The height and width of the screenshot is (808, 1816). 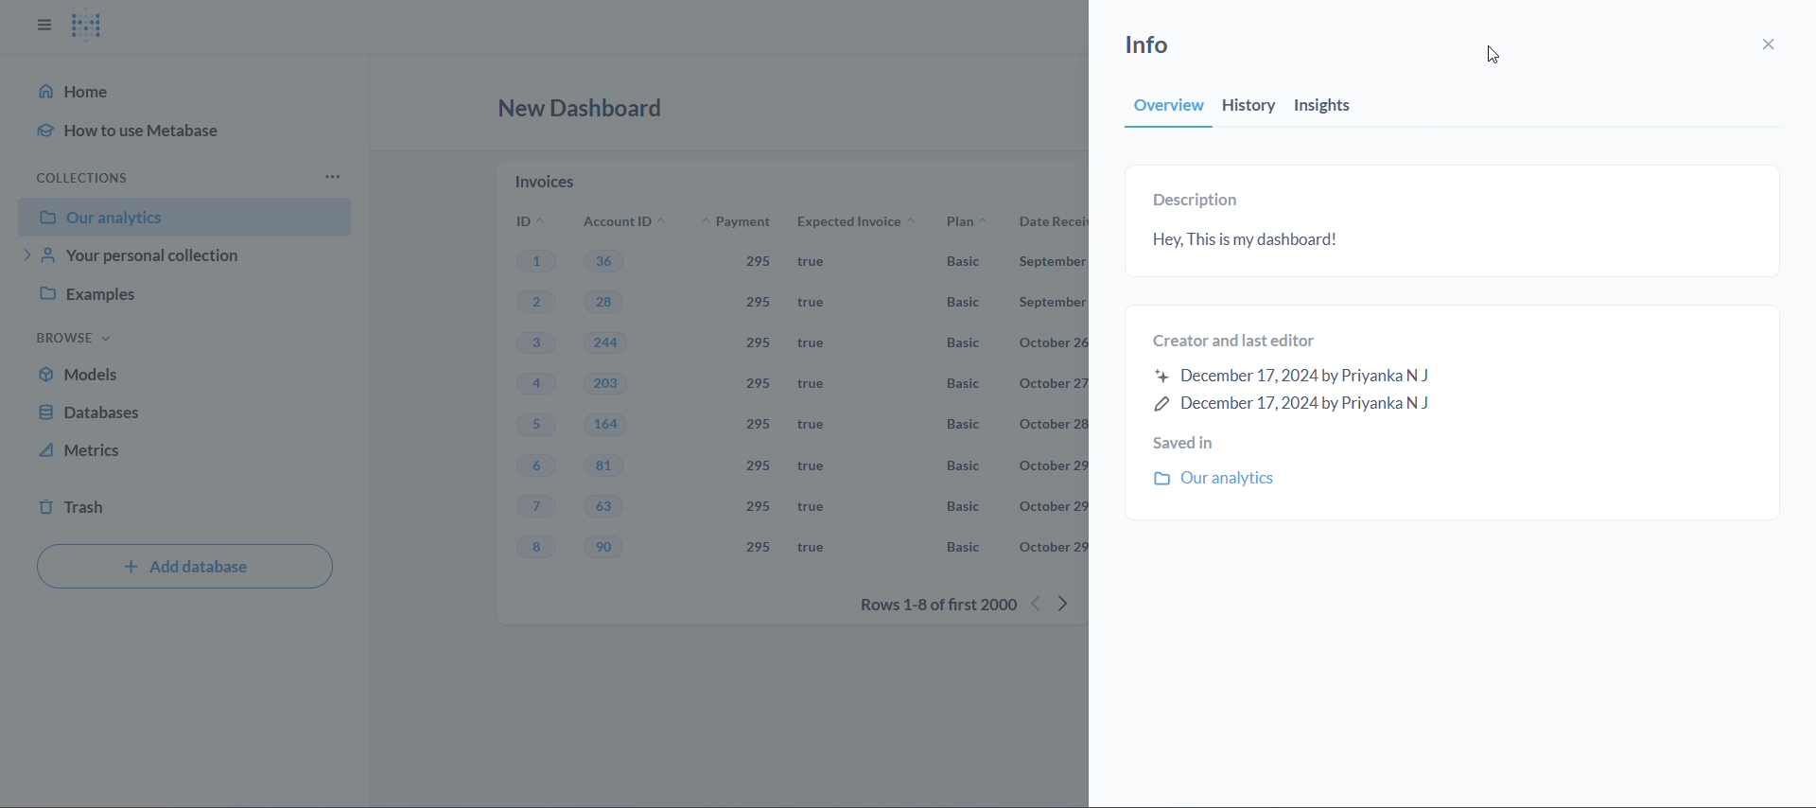 I want to click on new dashboard, so click(x=585, y=114).